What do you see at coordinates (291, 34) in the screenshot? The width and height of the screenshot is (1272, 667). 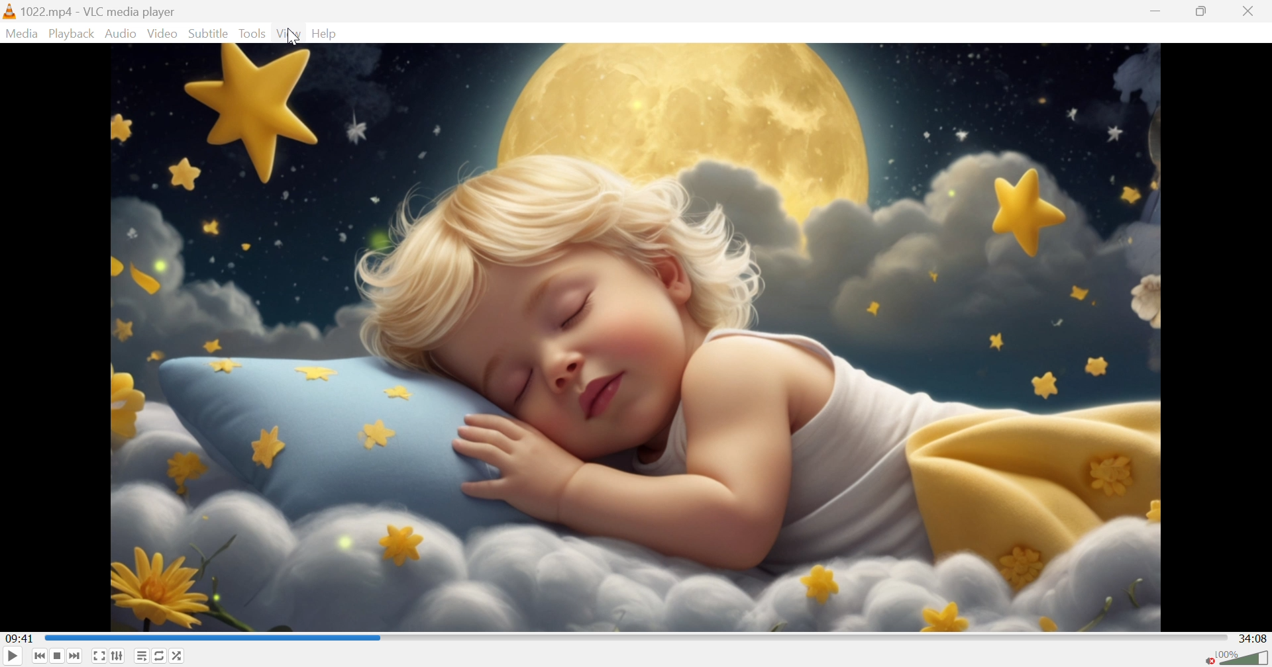 I see `Video` at bounding box center [291, 34].